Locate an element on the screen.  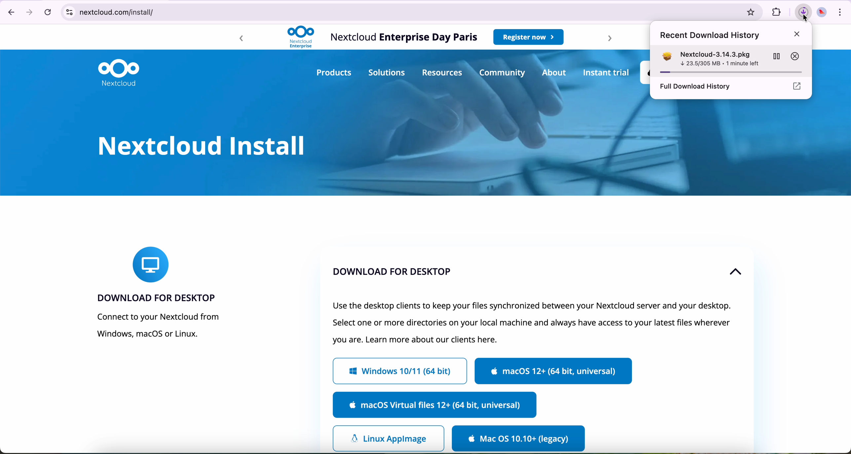
more is located at coordinates (840, 11).